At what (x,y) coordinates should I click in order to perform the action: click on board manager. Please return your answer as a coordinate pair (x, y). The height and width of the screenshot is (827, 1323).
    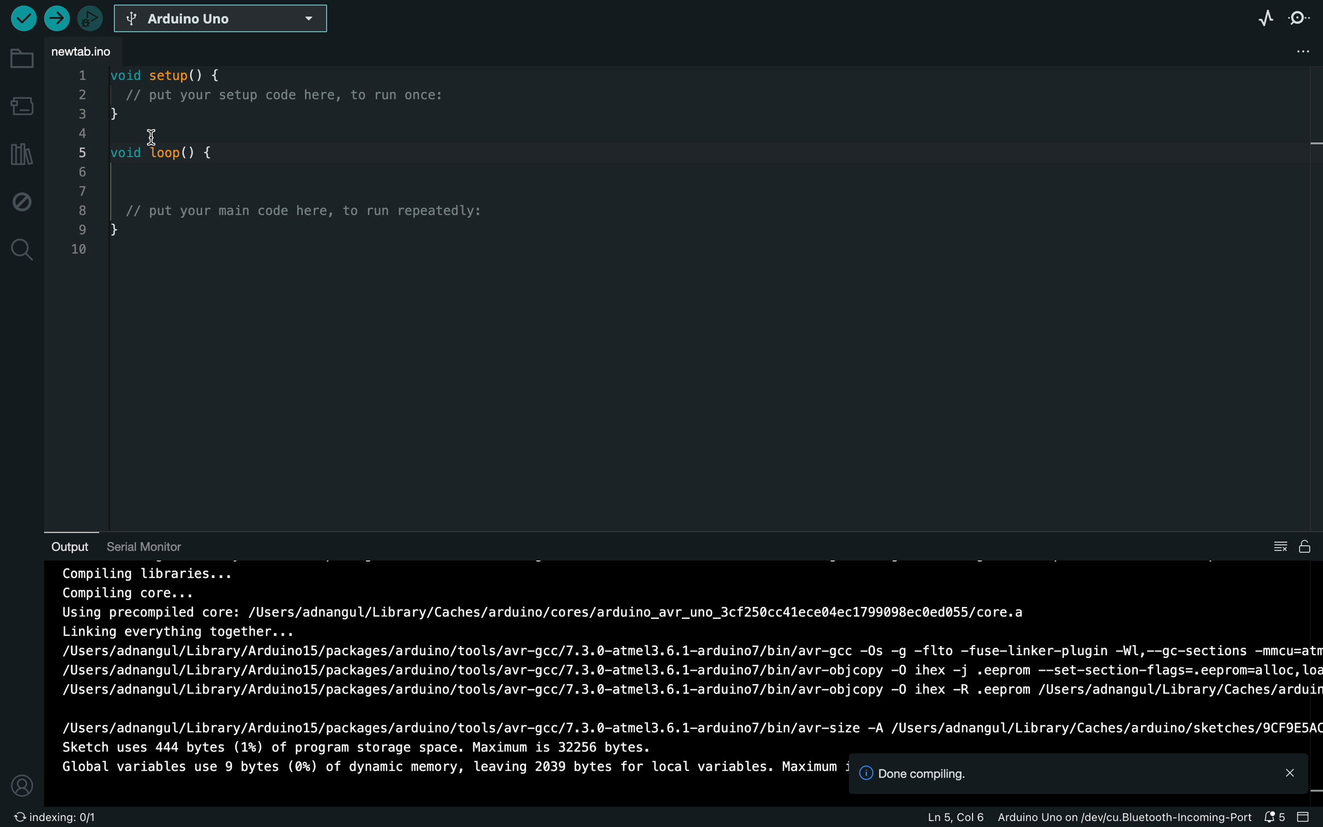
    Looking at the image, I should click on (21, 103).